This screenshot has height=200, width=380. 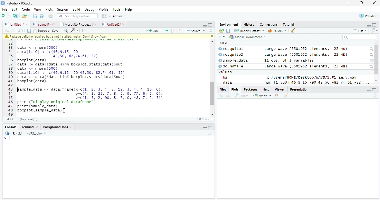 What do you see at coordinates (278, 95) in the screenshot?
I see `delete file` at bounding box center [278, 95].